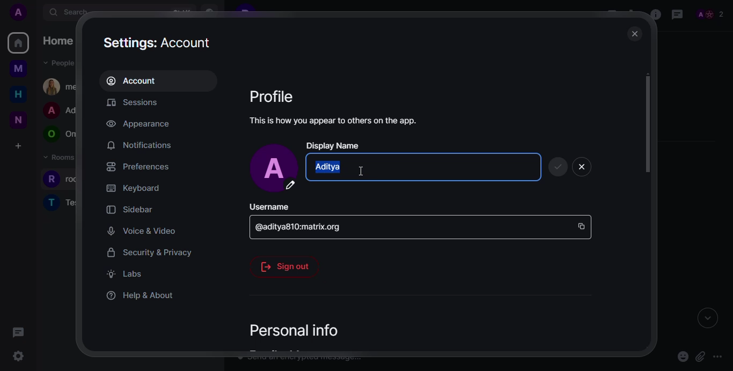 The height and width of the screenshot is (371, 733). Describe the element at coordinates (58, 160) in the screenshot. I see `rooms` at that location.